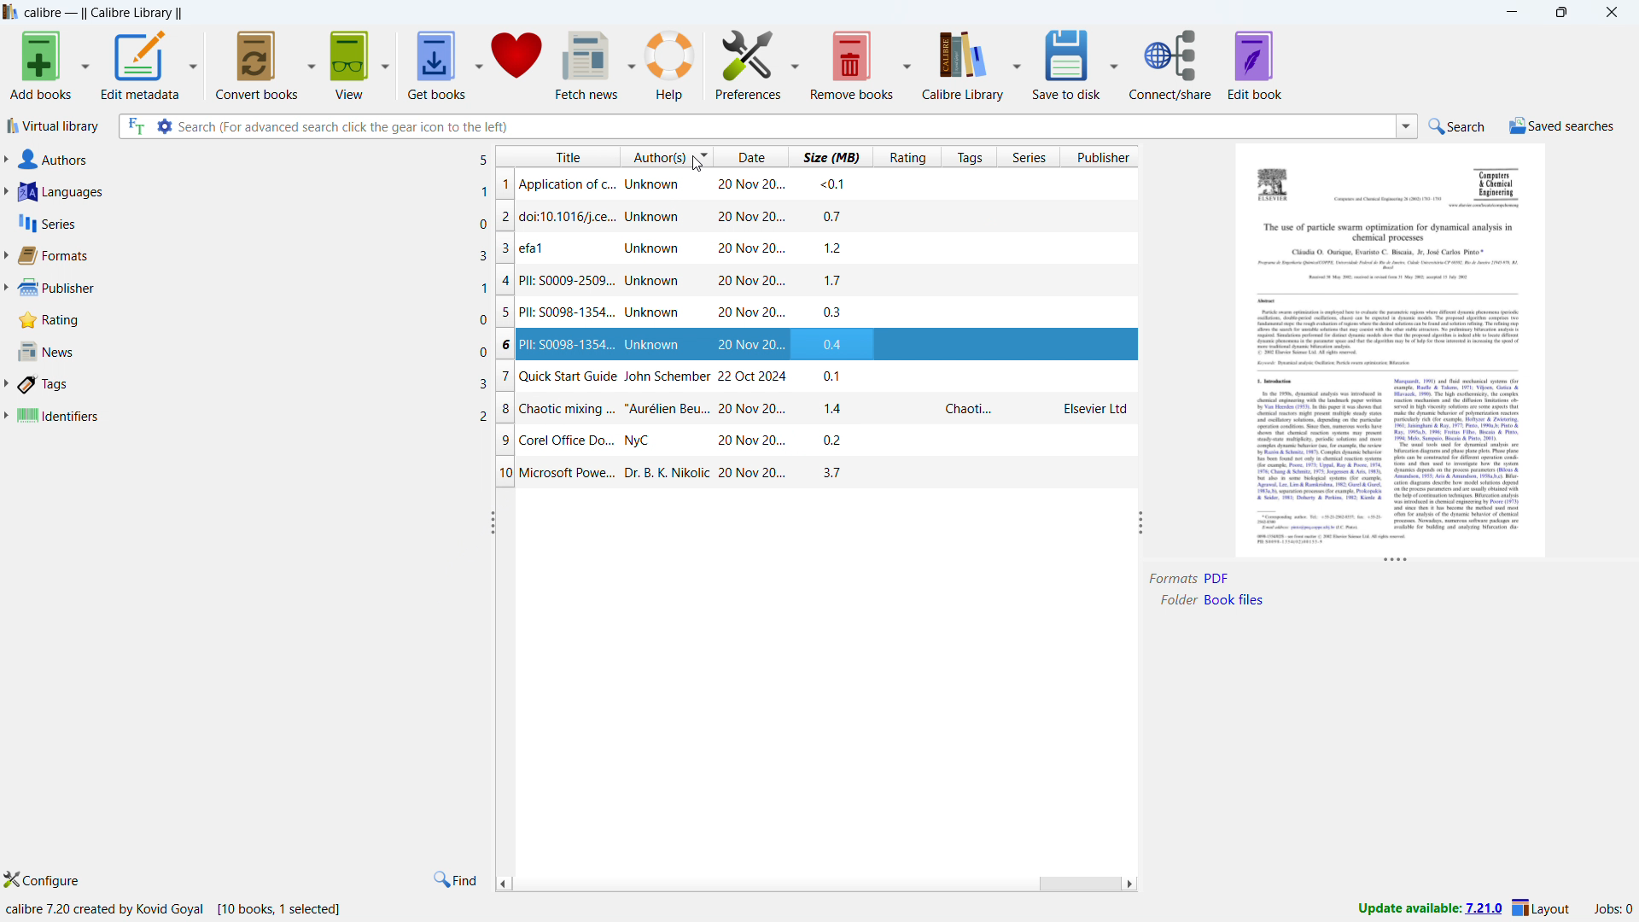  What do you see at coordinates (829, 156) in the screenshot?
I see `sort by size` at bounding box center [829, 156].